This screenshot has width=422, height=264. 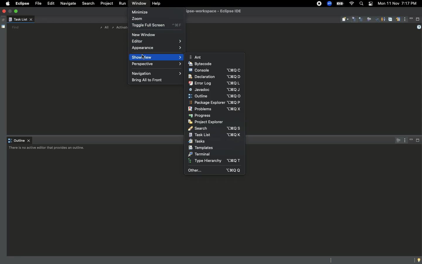 What do you see at coordinates (11, 11) in the screenshot?
I see `minimize` at bounding box center [11, 11].